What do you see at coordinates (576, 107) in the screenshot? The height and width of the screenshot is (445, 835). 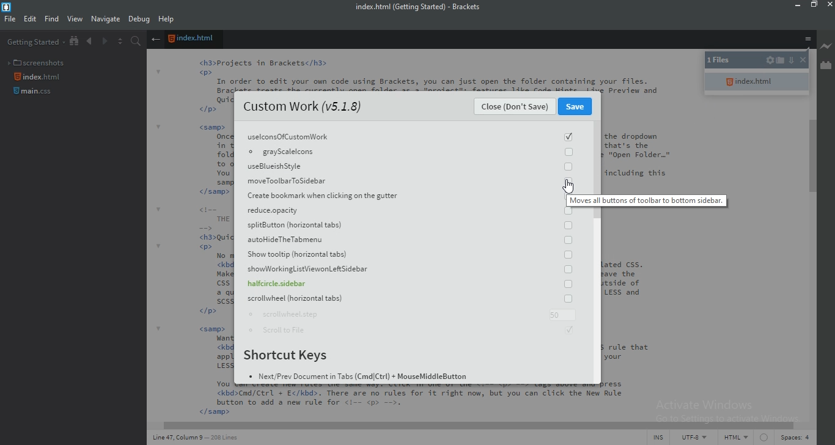 I see `save` at bounding box center [576, 107].